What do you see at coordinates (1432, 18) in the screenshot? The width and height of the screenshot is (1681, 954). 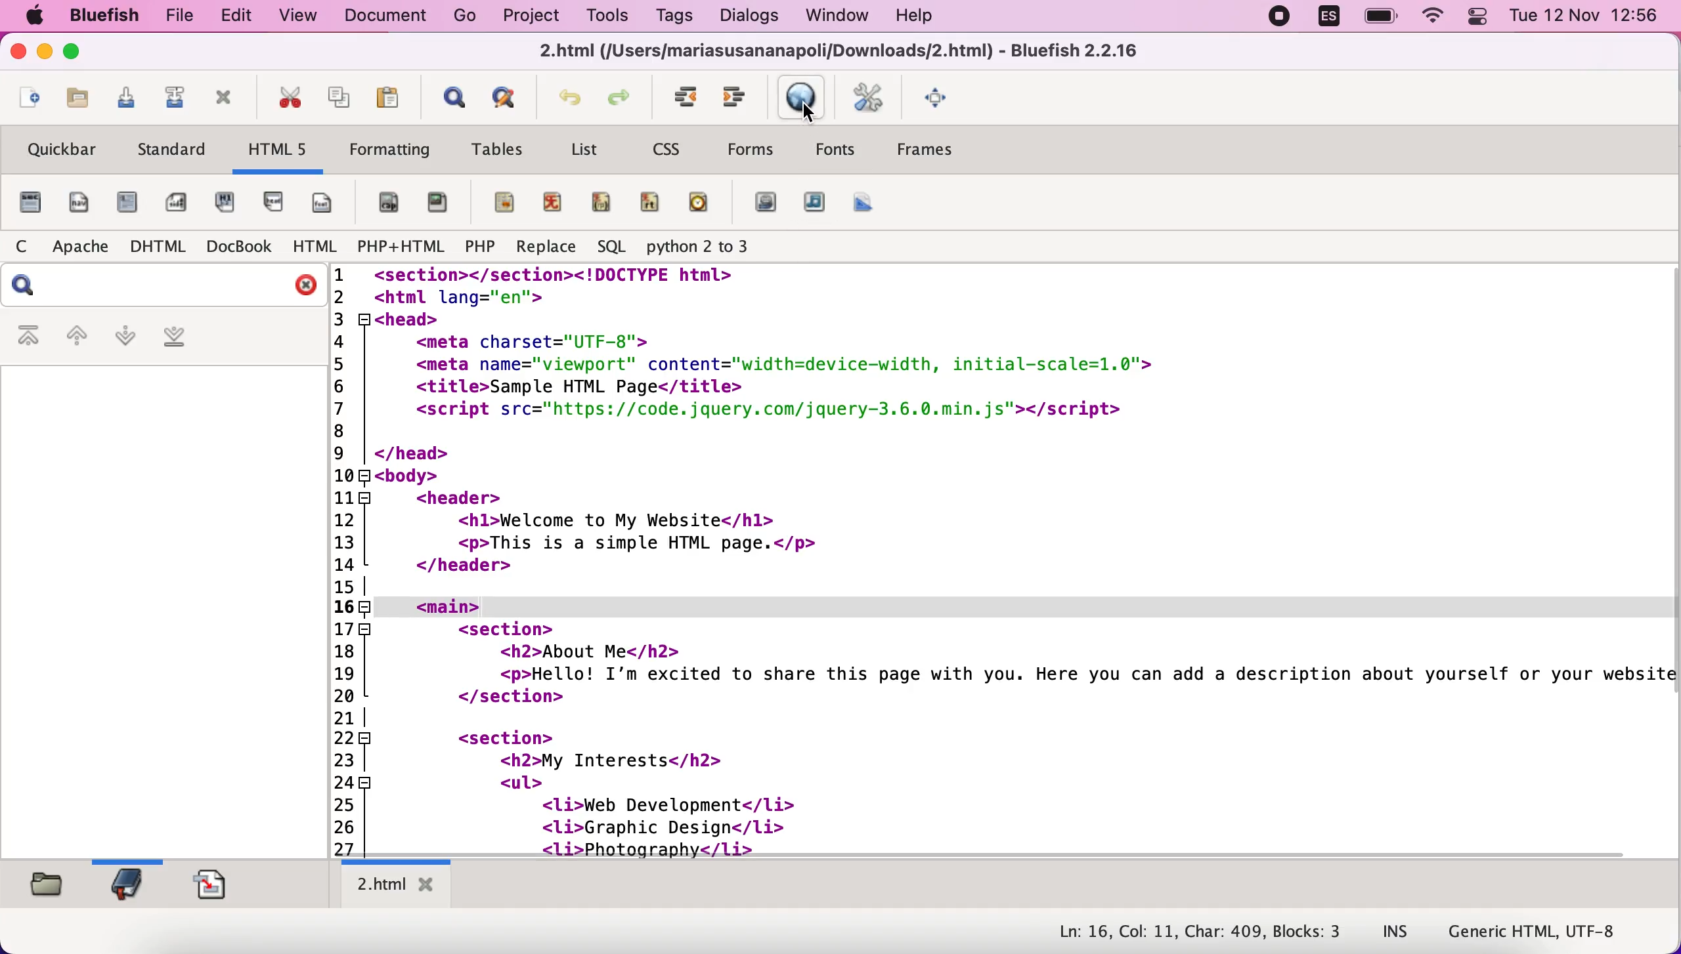 I see `wifi` at bounding box center [1432, 18].